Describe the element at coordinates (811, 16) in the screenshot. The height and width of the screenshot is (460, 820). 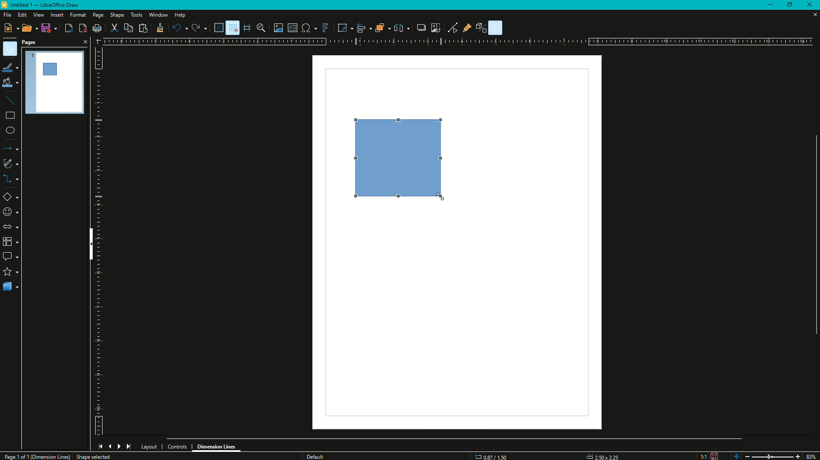
I see `Close Sheet` at that location.